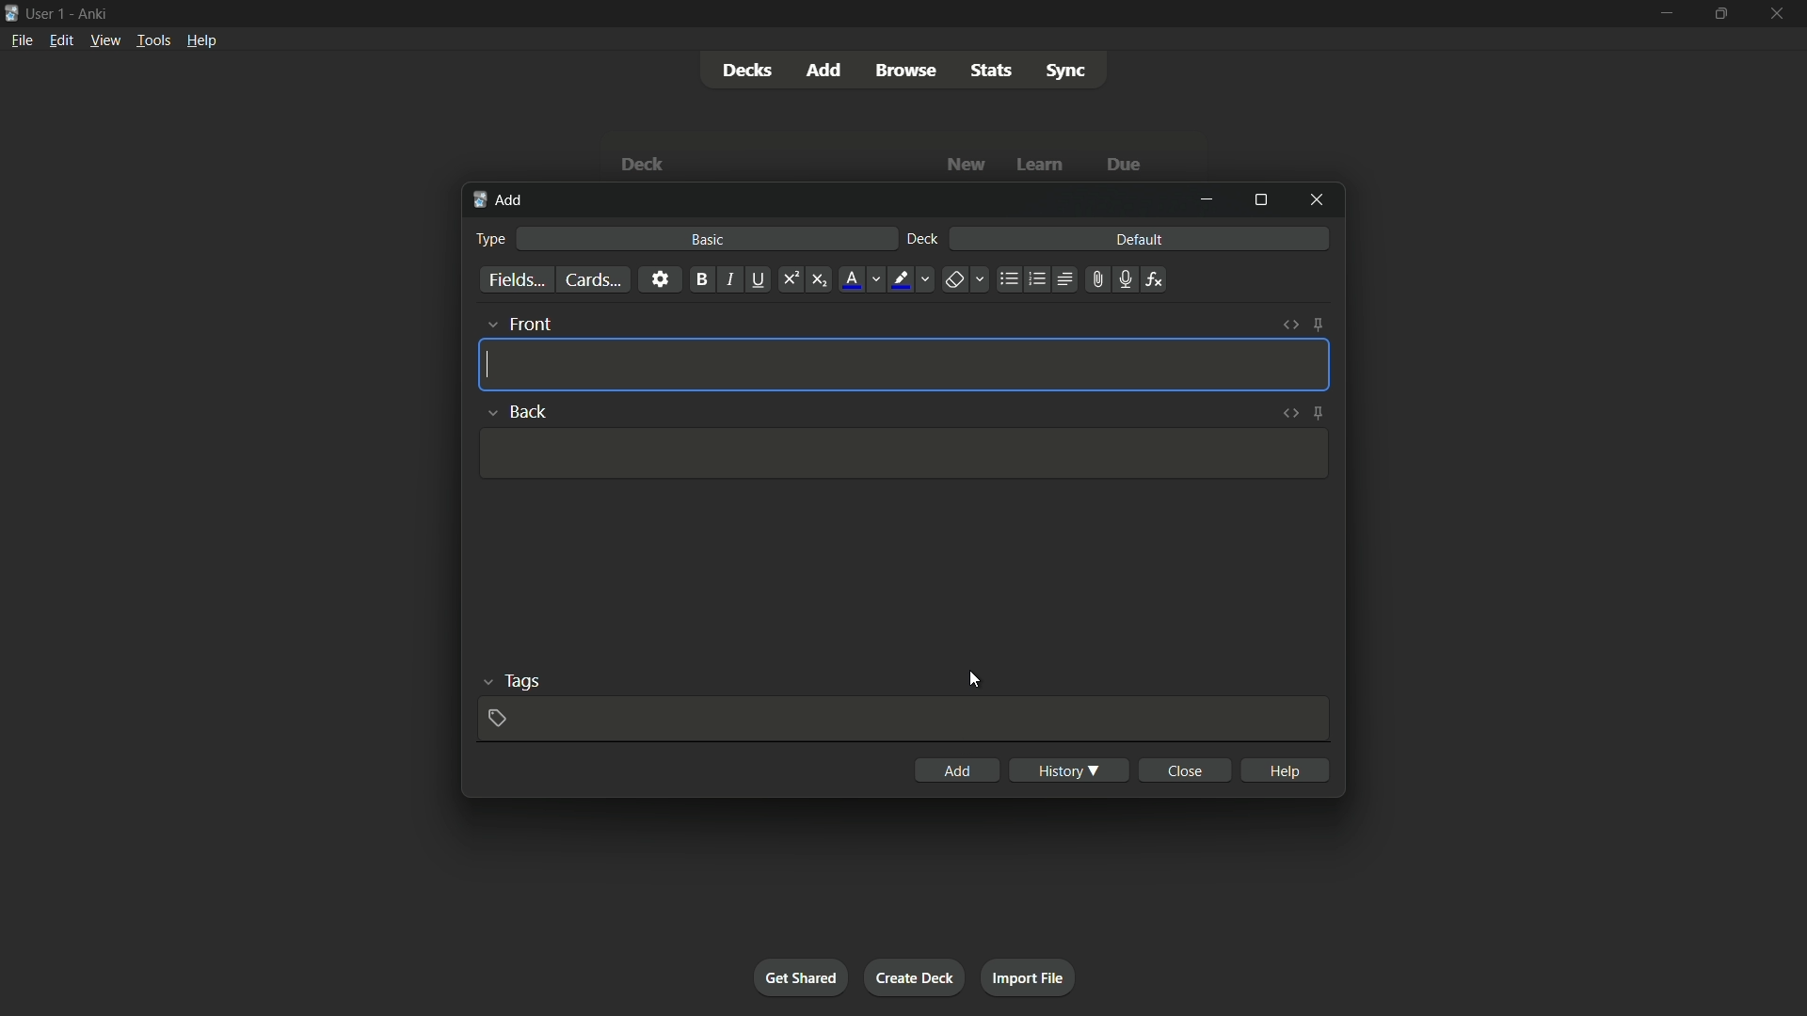  Describe the element at coordinates (592, 280) in the screenshot. I see `cards` at that location.